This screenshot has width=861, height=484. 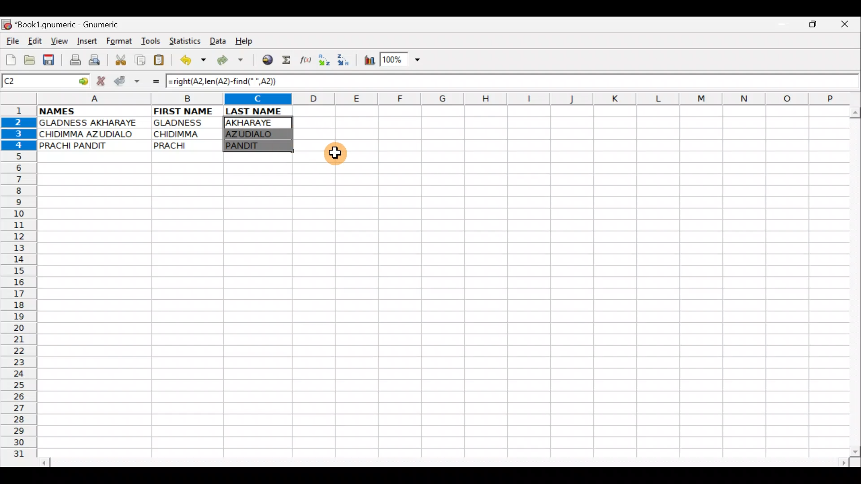 What do you see at coordinates (438, 99) in the screenshot?
I see `Columns` at bounding box center [438, 99].